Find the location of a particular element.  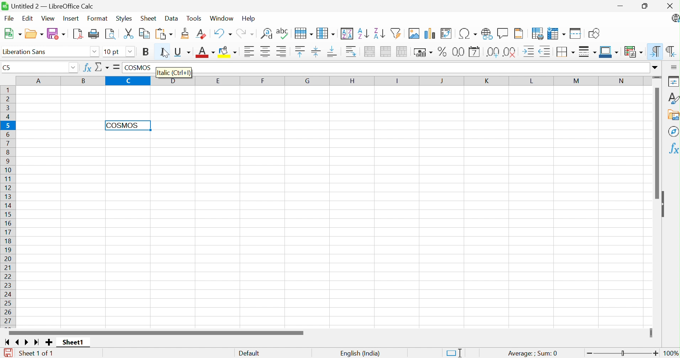

Open is located at coordinates (34, 33).